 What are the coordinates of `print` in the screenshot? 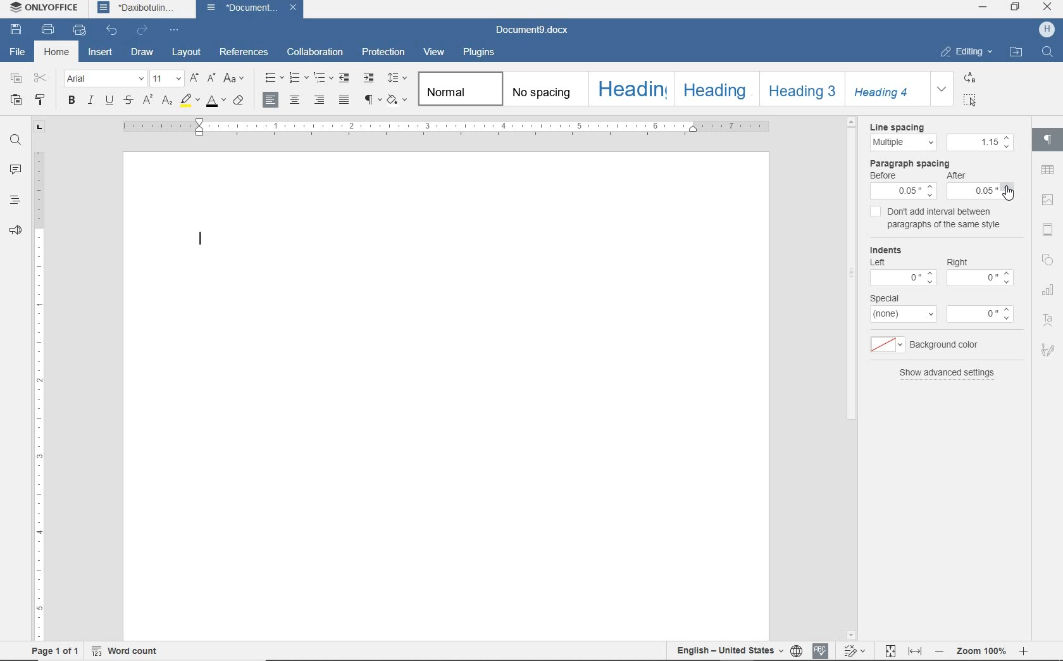 It's located at (51, 30).